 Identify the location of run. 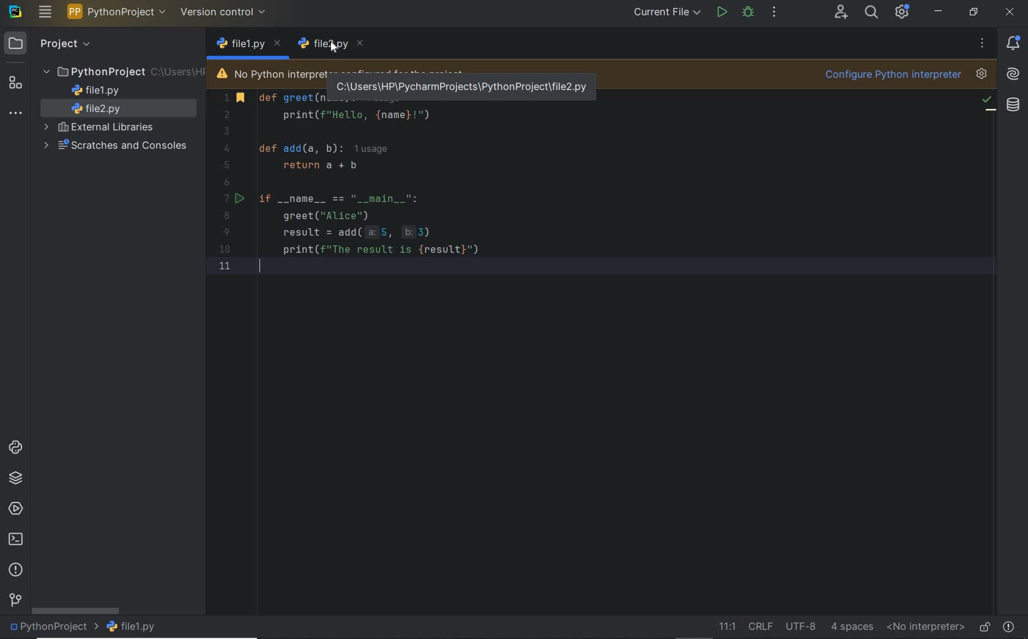
(242, 198).